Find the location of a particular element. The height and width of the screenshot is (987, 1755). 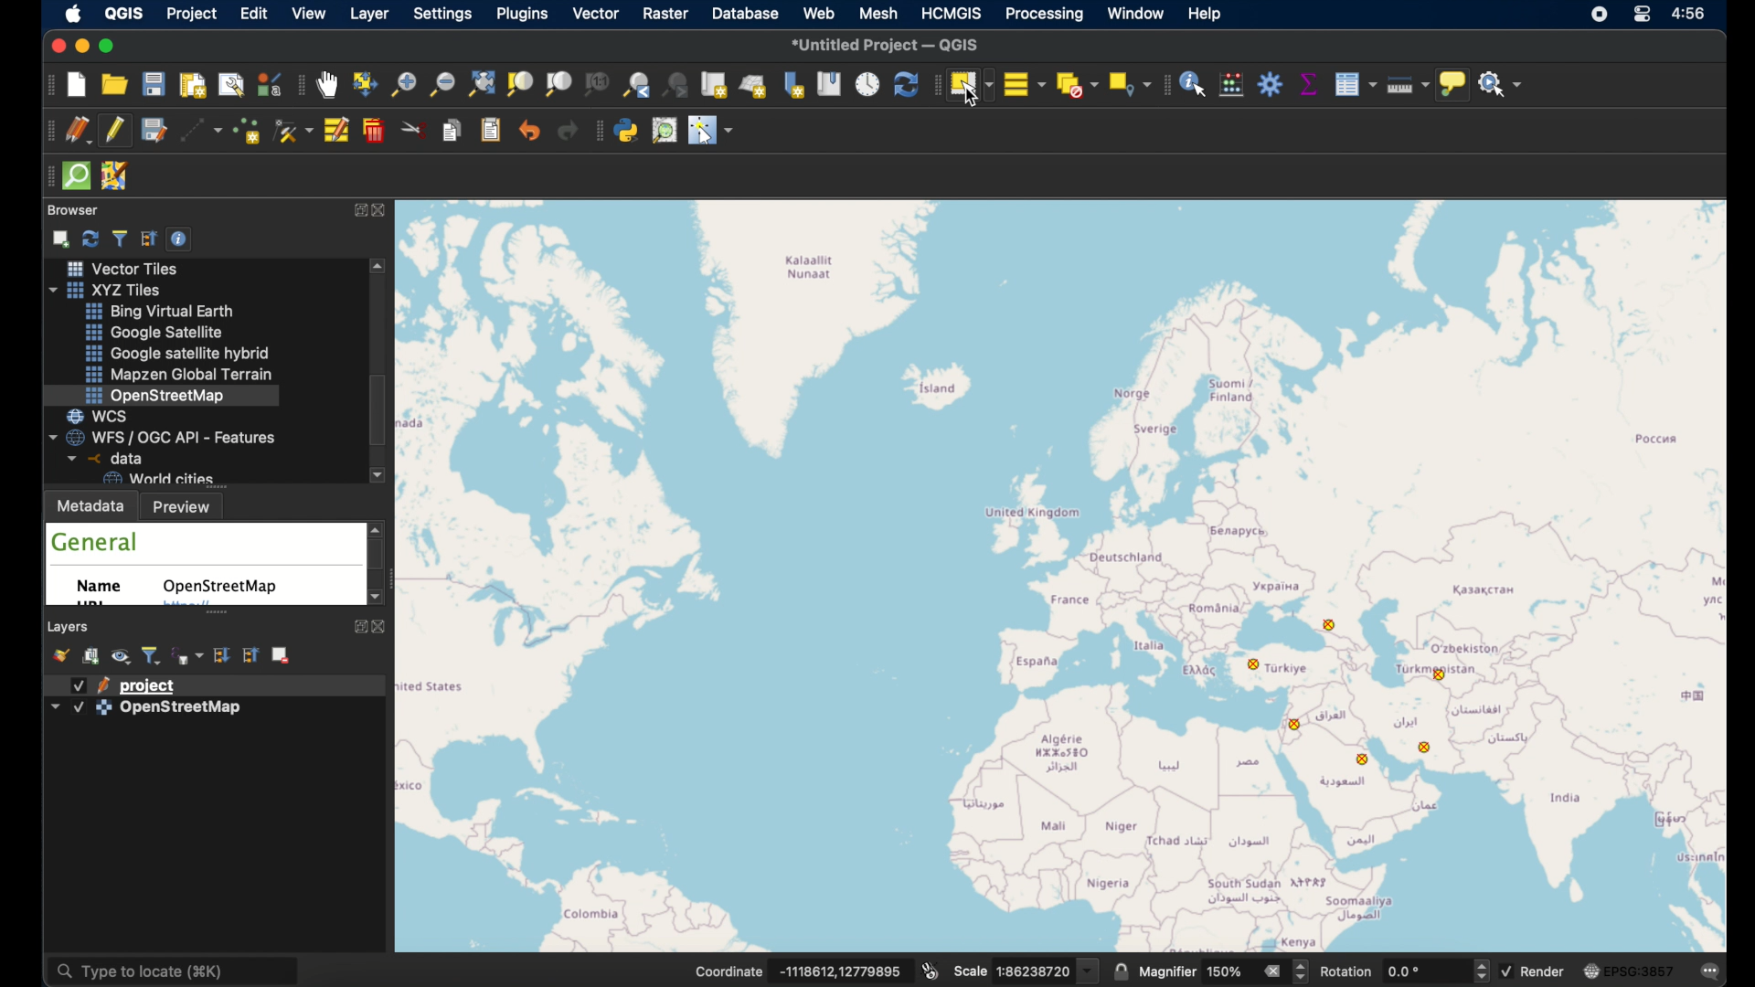

show map tips is located at coordinates (1452, 86).